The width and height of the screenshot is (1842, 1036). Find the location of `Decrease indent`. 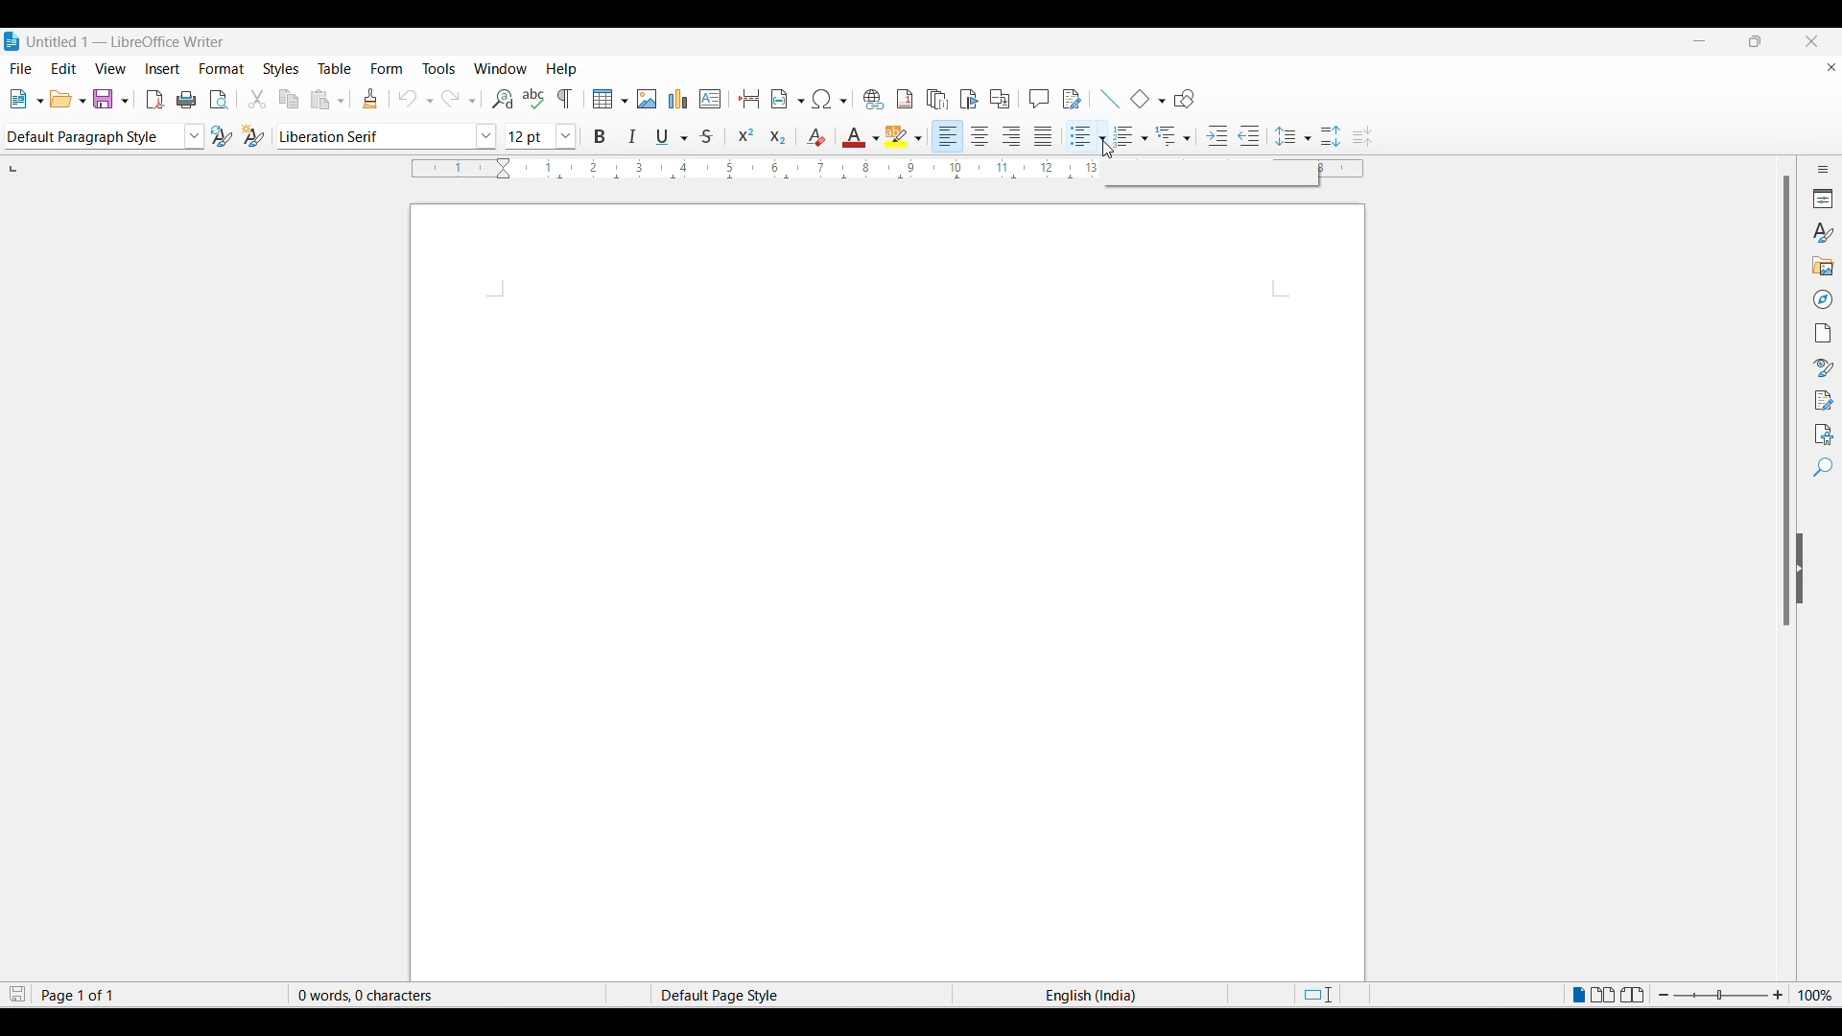

Decrease indent is located at coordinates (1255, 133).